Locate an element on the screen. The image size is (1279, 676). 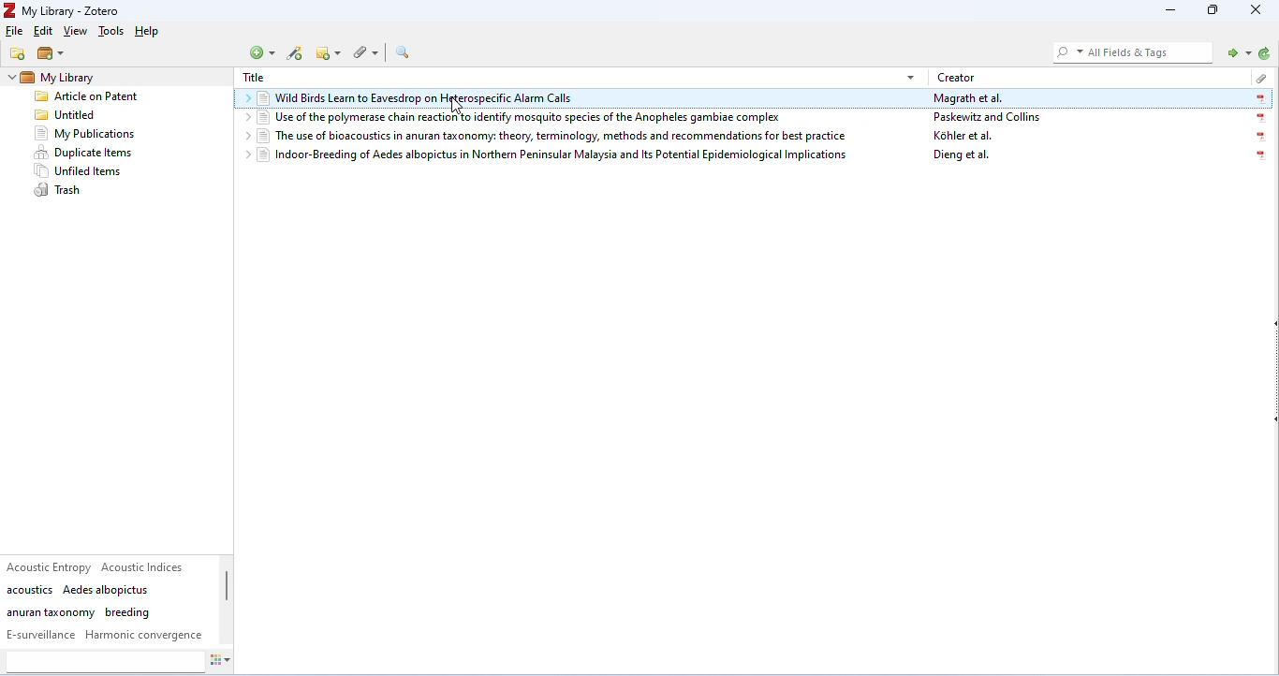
minimize is located at coordinates (1167, 11).